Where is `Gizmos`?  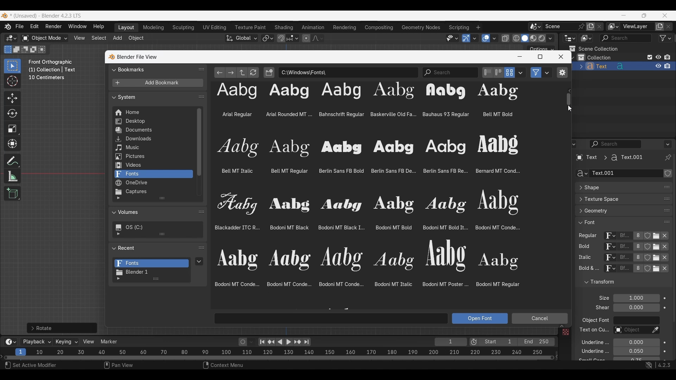
Gizmos is located at coordinates (475, 38).